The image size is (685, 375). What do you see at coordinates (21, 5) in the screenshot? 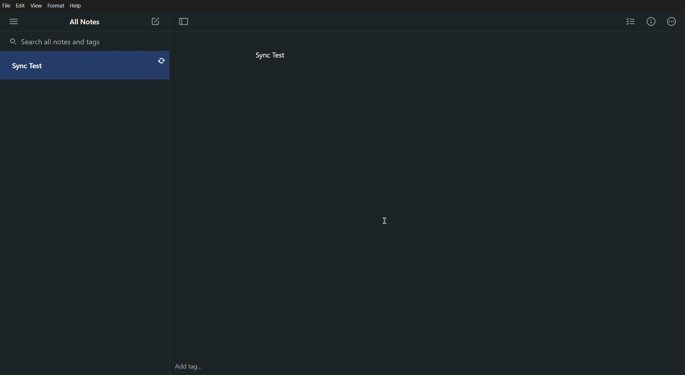
I see `Edit` at bounding box center [21, 5].